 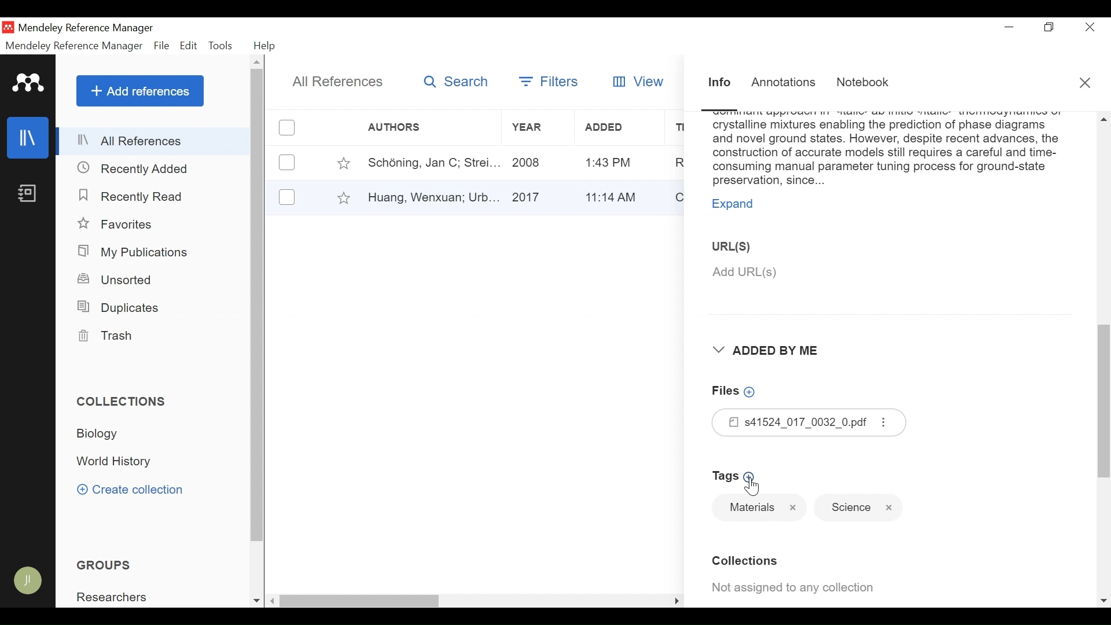 I want to click on Duplicates, so click(x=117, y=308).